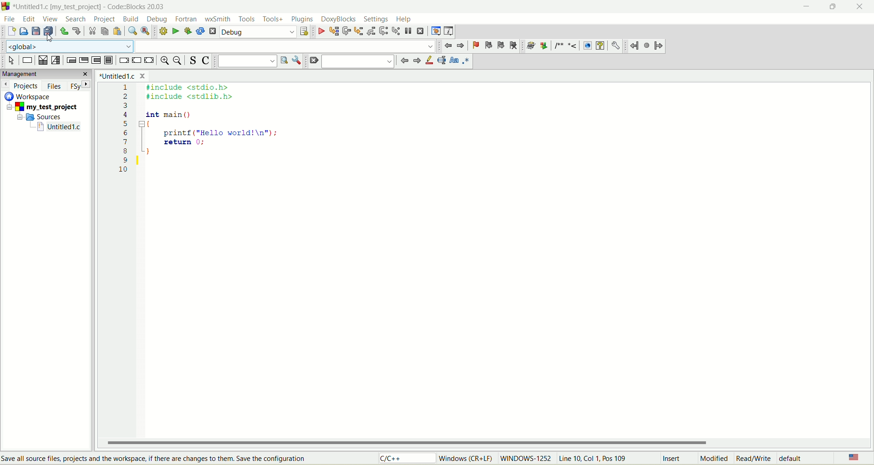 The height and width of the screenshot is (465, 874). What do you see at coordinates (145, 31) in the screenshot?
I see `replace` at bounding box center [145, 31].